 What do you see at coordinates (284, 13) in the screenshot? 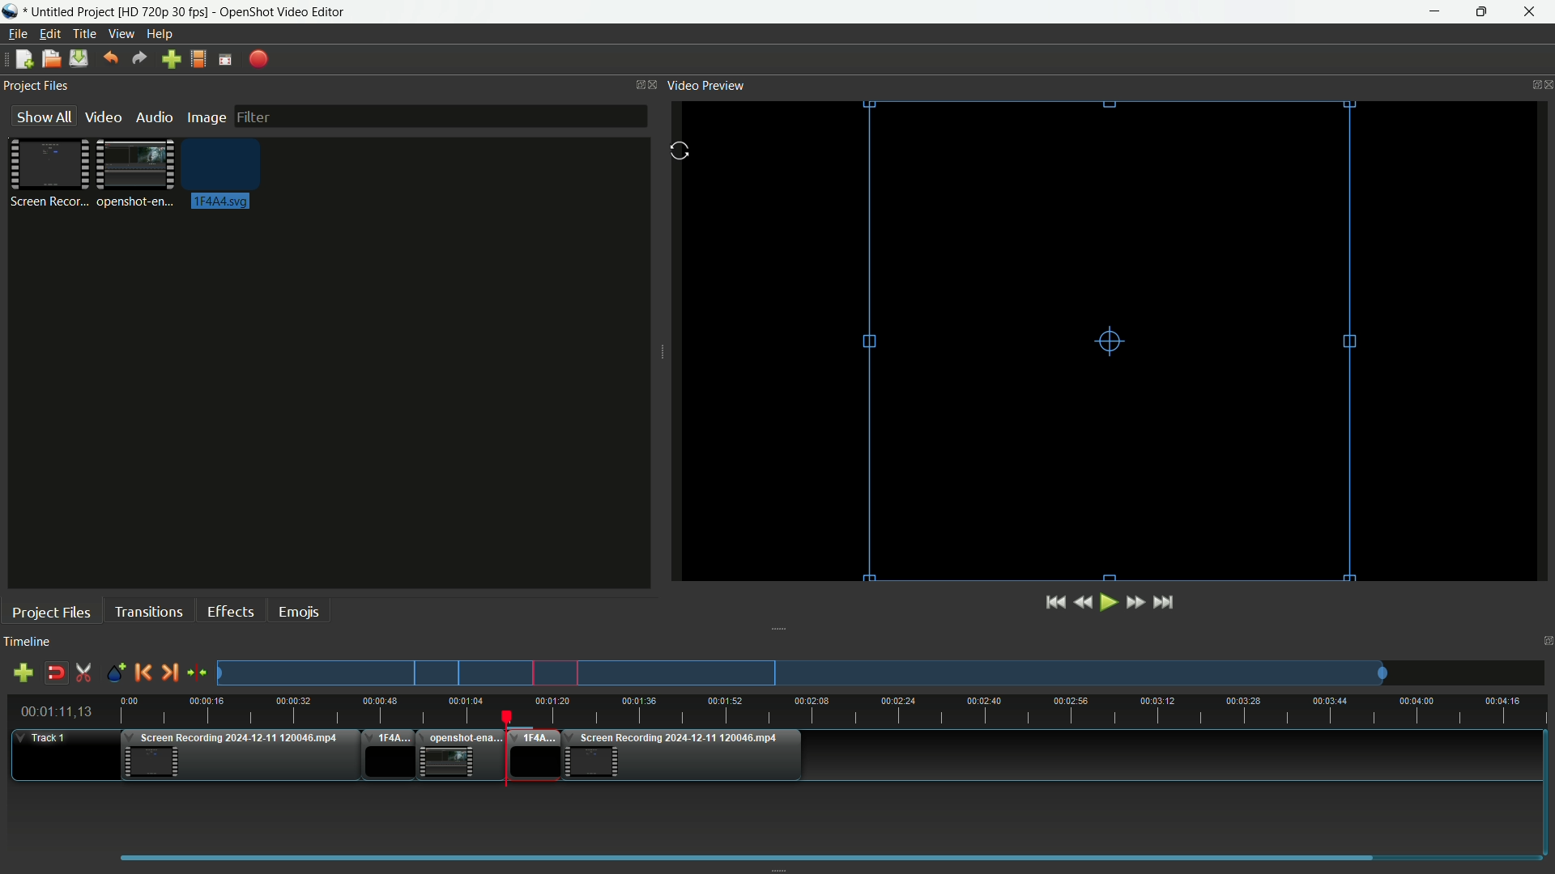
I see `App name` at bounding box center [284, 13].